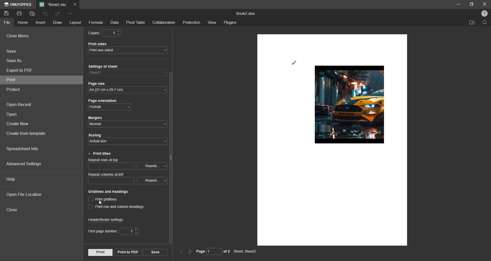  What do you see at coordinates (22, 23) in the screenshot?
I see `home` at bounding box center [22, 23].